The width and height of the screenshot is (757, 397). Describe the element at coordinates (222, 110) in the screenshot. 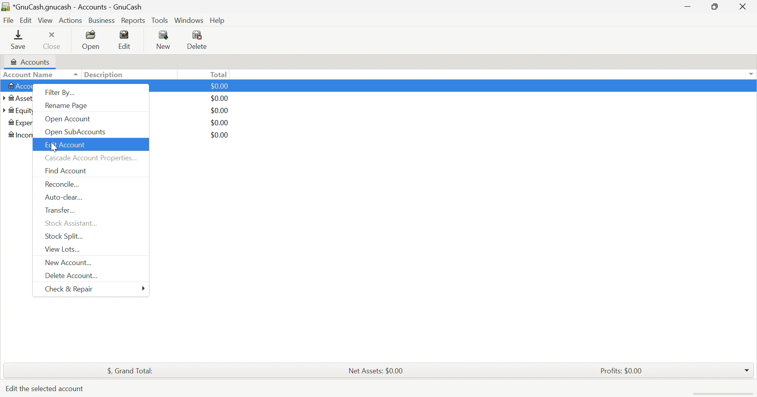

I see `$0.00` at that location.